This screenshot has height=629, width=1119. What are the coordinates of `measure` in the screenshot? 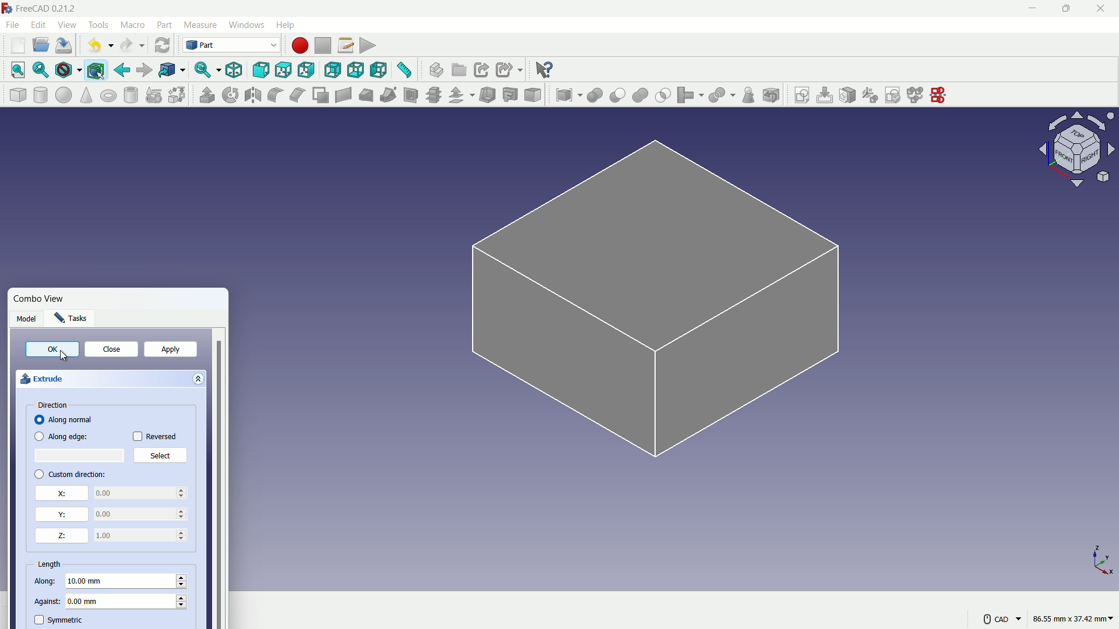 It's located at (406, 70).